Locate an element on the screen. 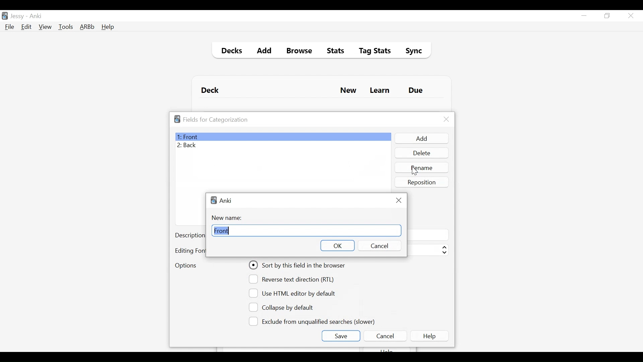 The width and height of the screenshot is (643, 362). New Name Field is located at coordinates (306, 231).